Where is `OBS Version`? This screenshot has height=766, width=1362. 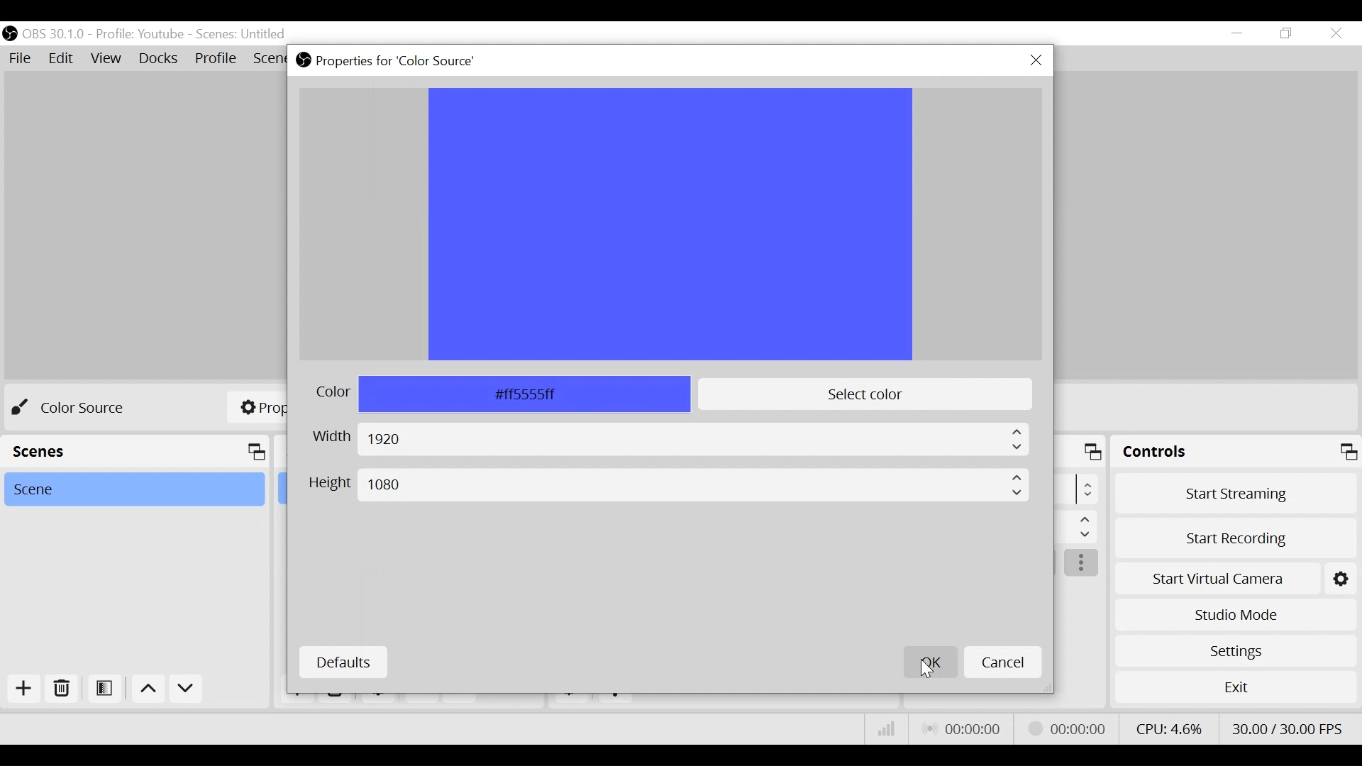
OBS Version is located at coordinates (54, 34).